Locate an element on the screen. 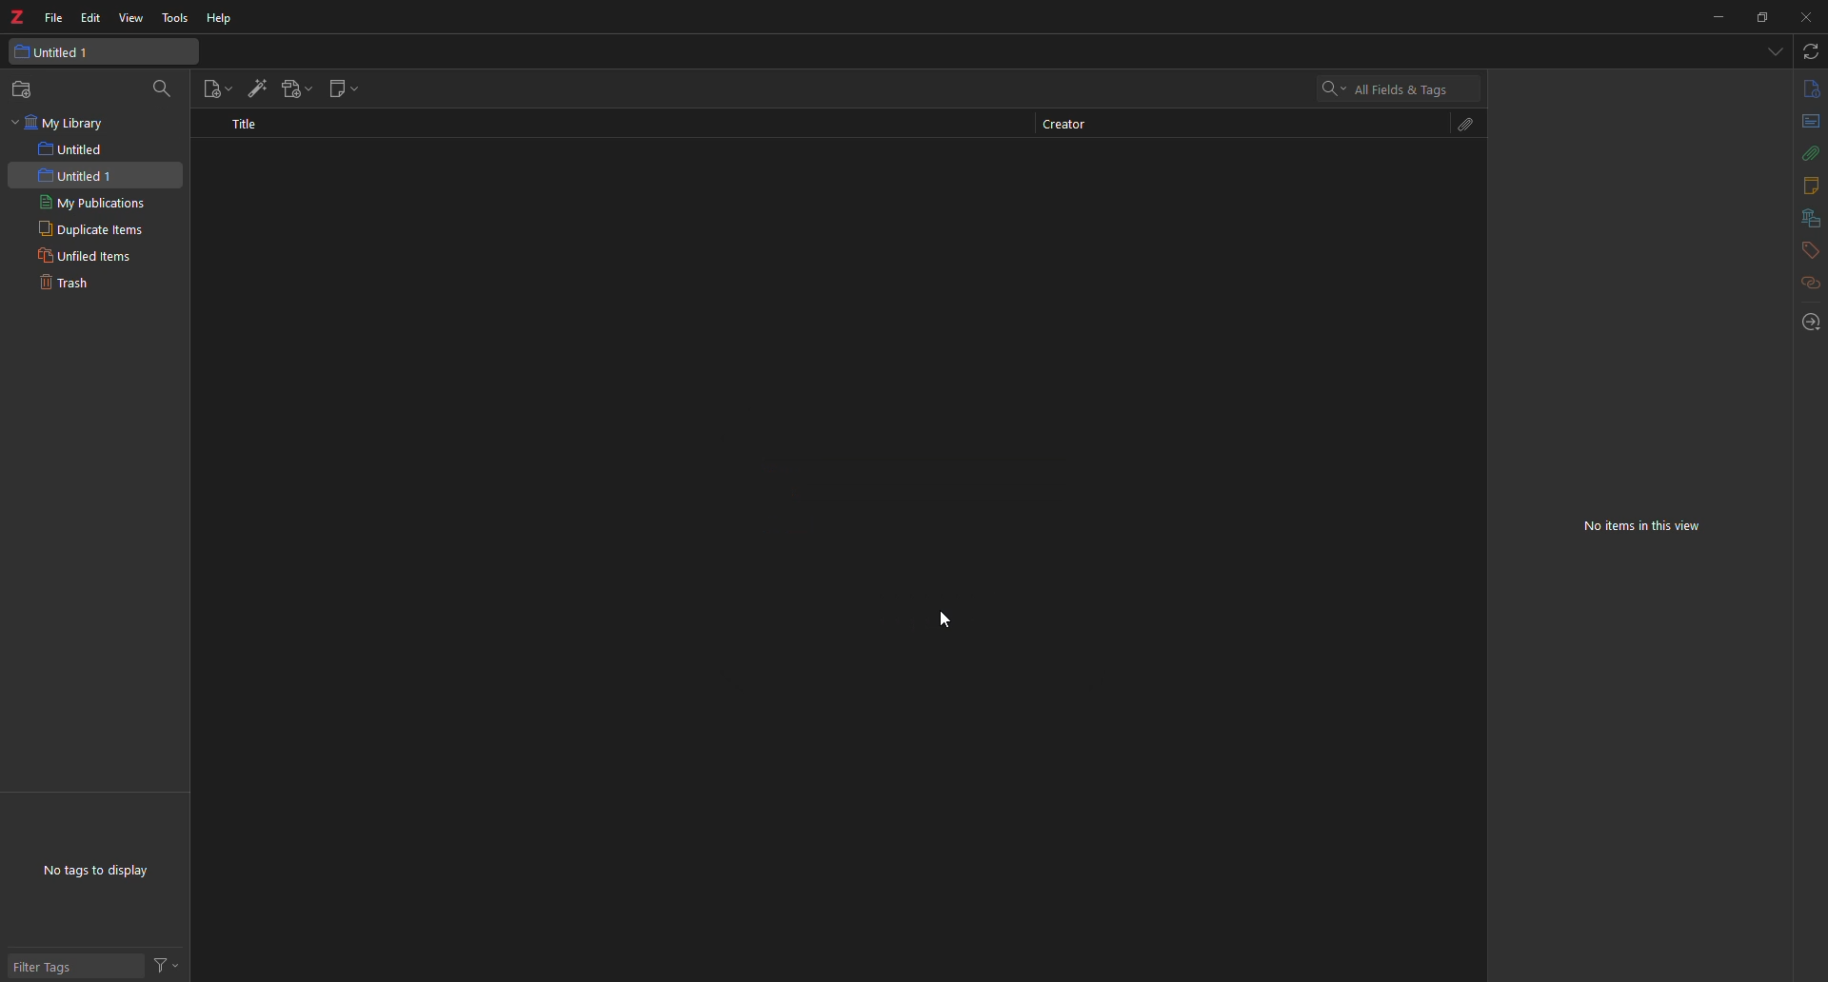 The height and width of the screenshot is (982, 1828). filter tags is located at coordinates (53, 969).